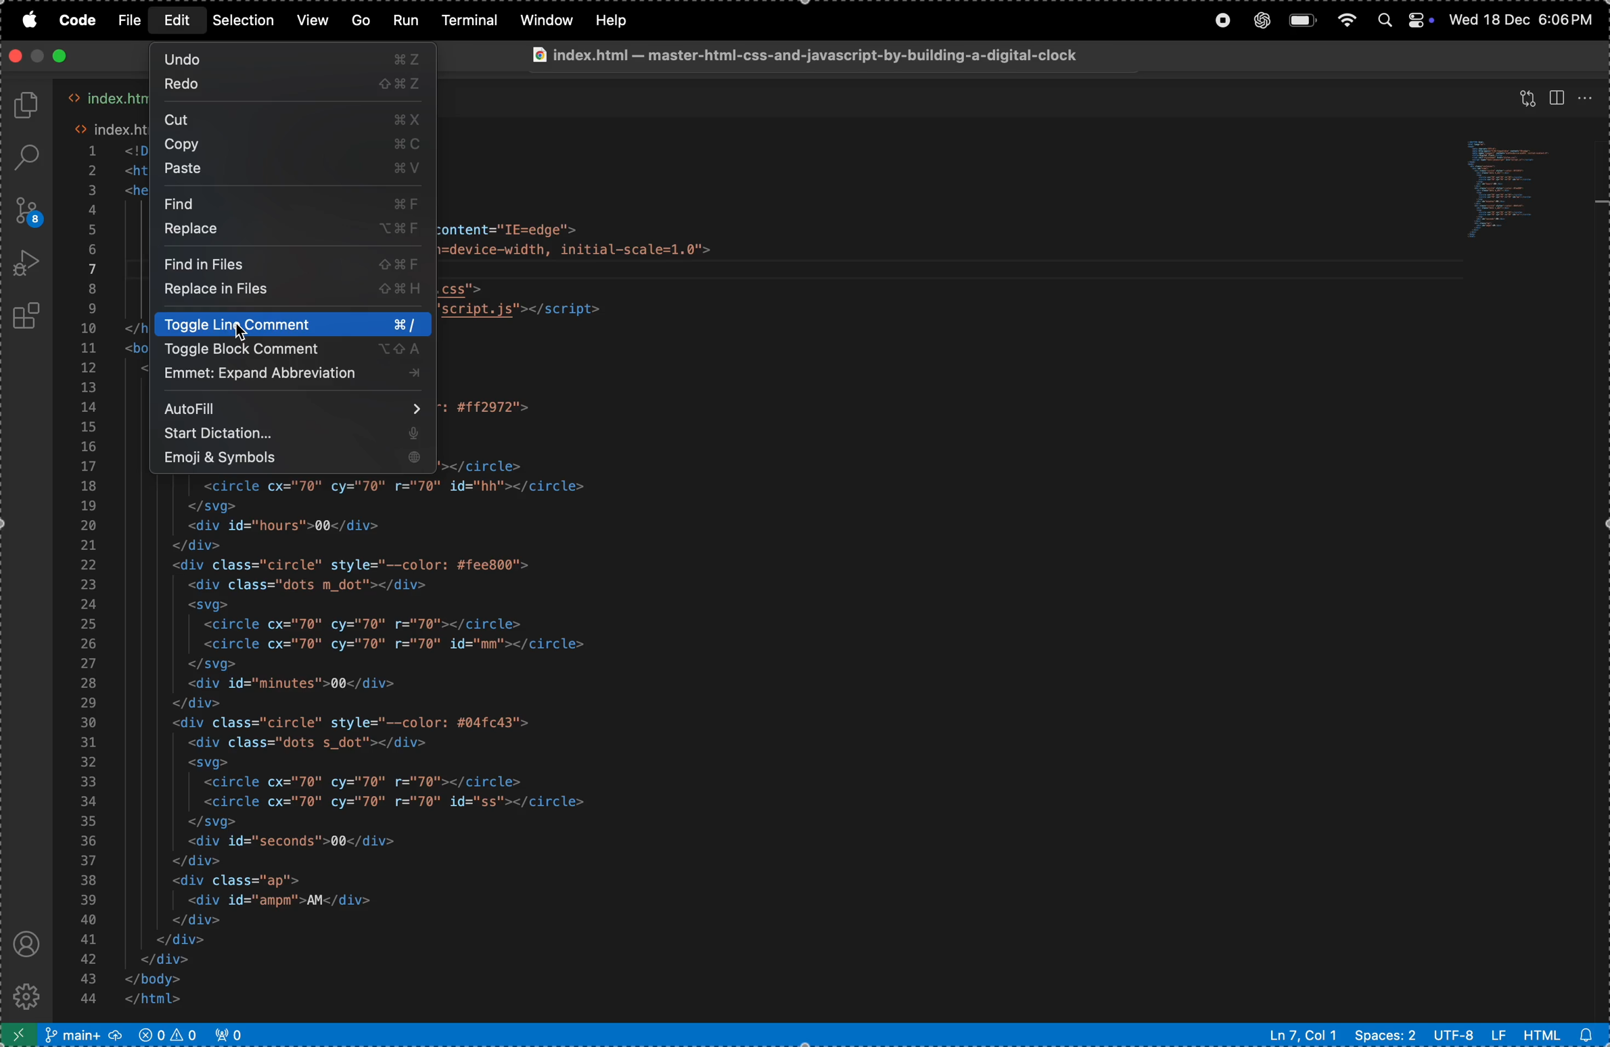 This screenshot has width=1610, height=1047. Describe the element at coordinates (179, 20) in the screenshot. I see `edit` at that location.